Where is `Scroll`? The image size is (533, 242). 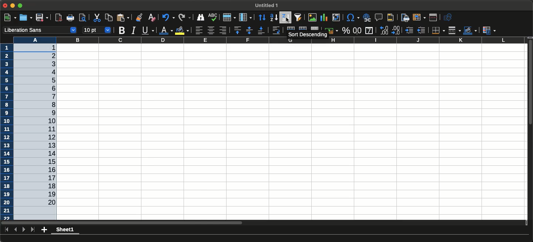
Scroll is located at coordinates (530, 83).